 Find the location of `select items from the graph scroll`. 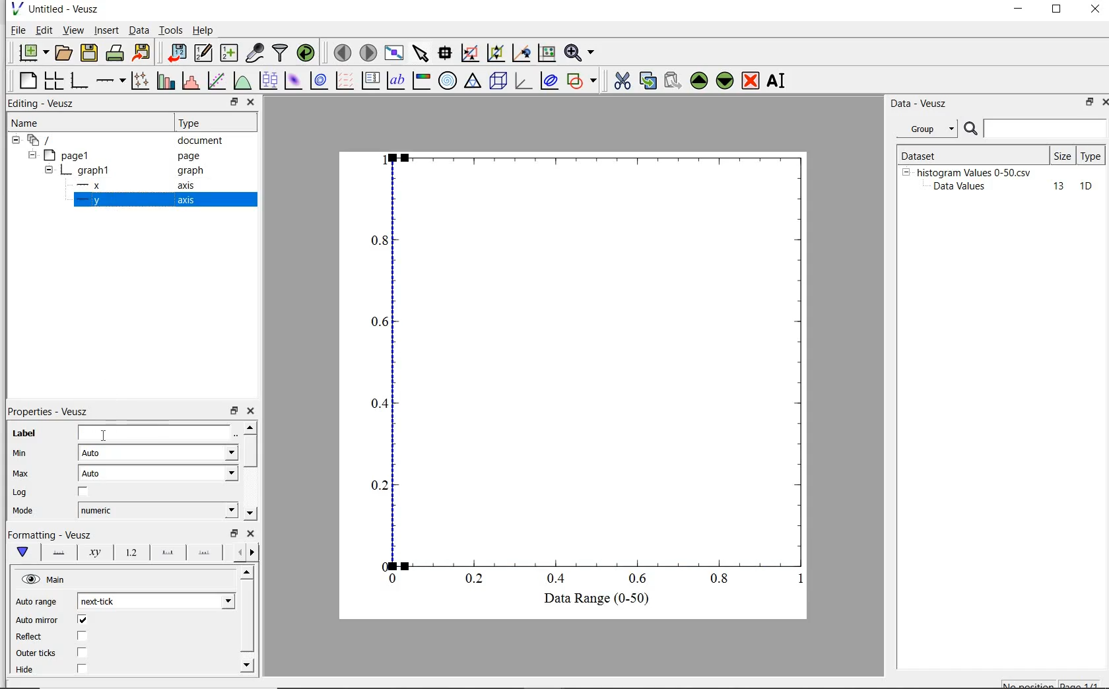

select items from the graph scroll is located at coordinates (421, 51).